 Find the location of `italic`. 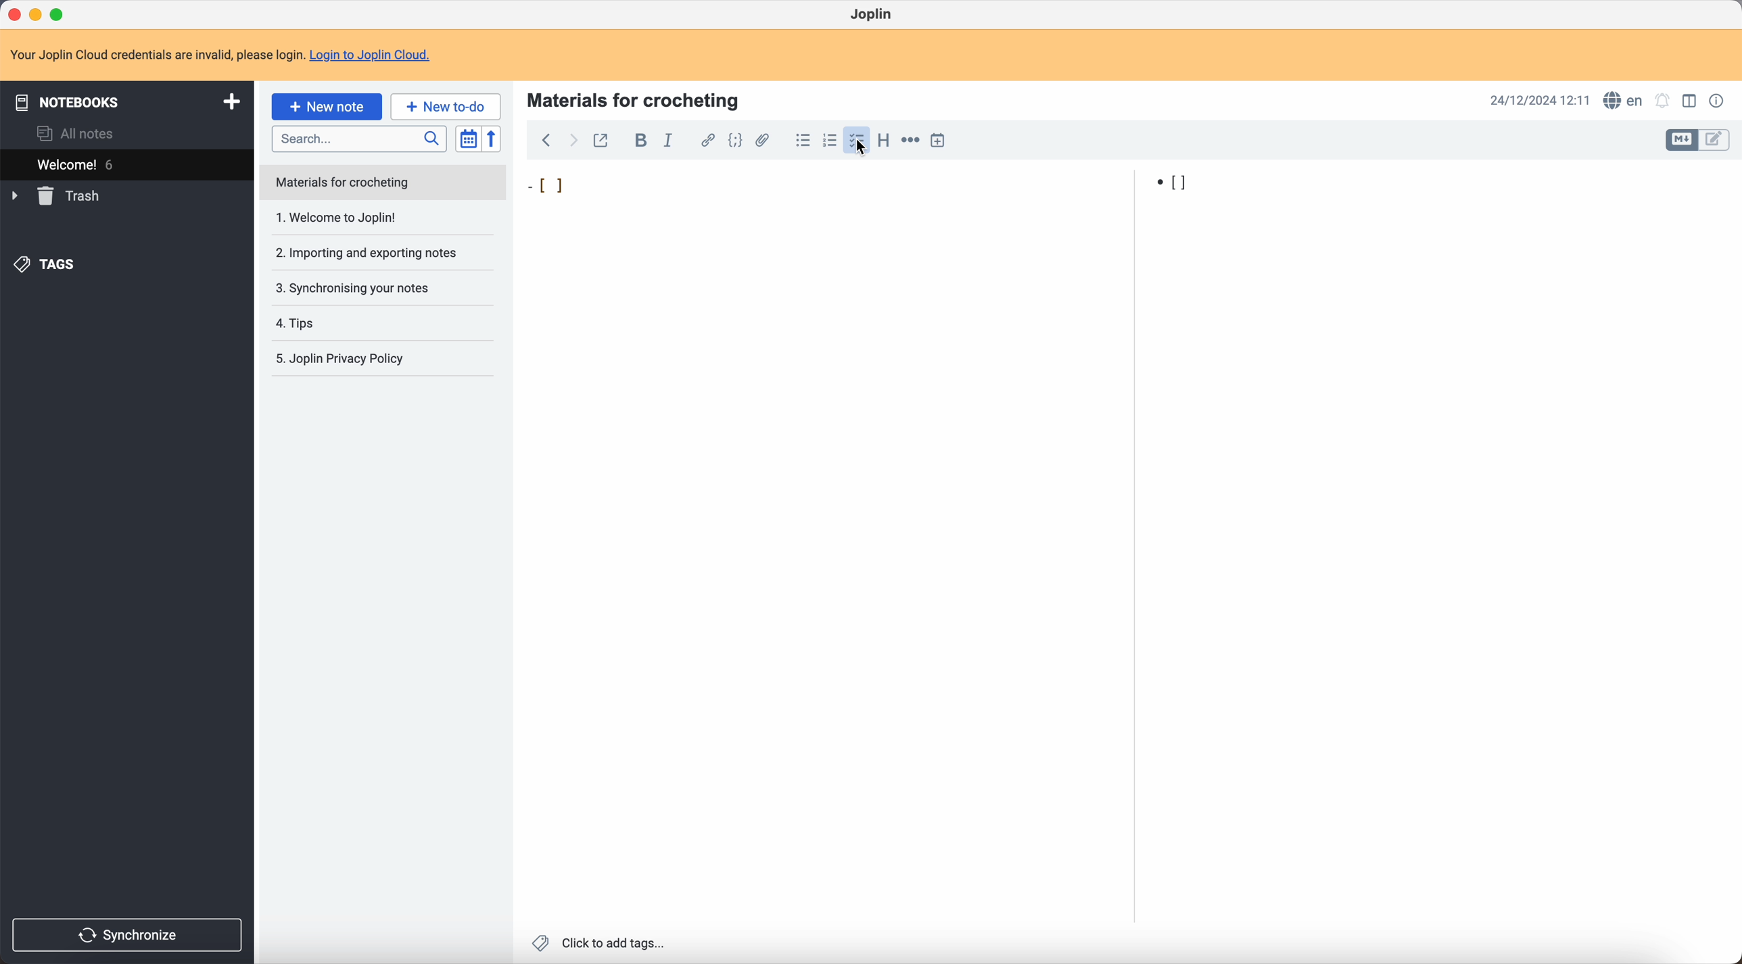

italic is located at coordinates (671, 140).